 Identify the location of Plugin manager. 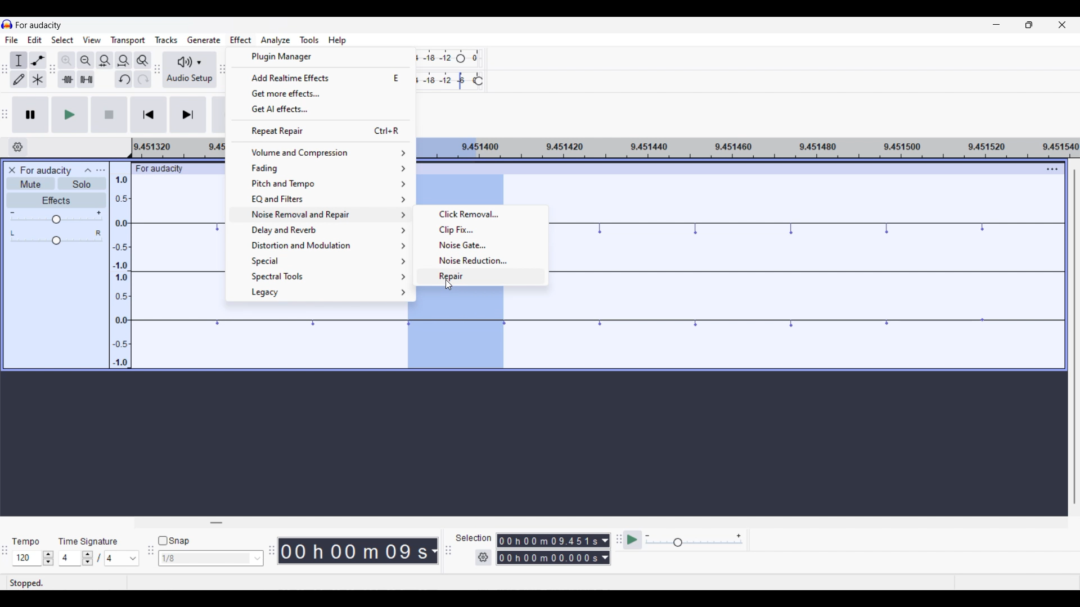
(322, 57).